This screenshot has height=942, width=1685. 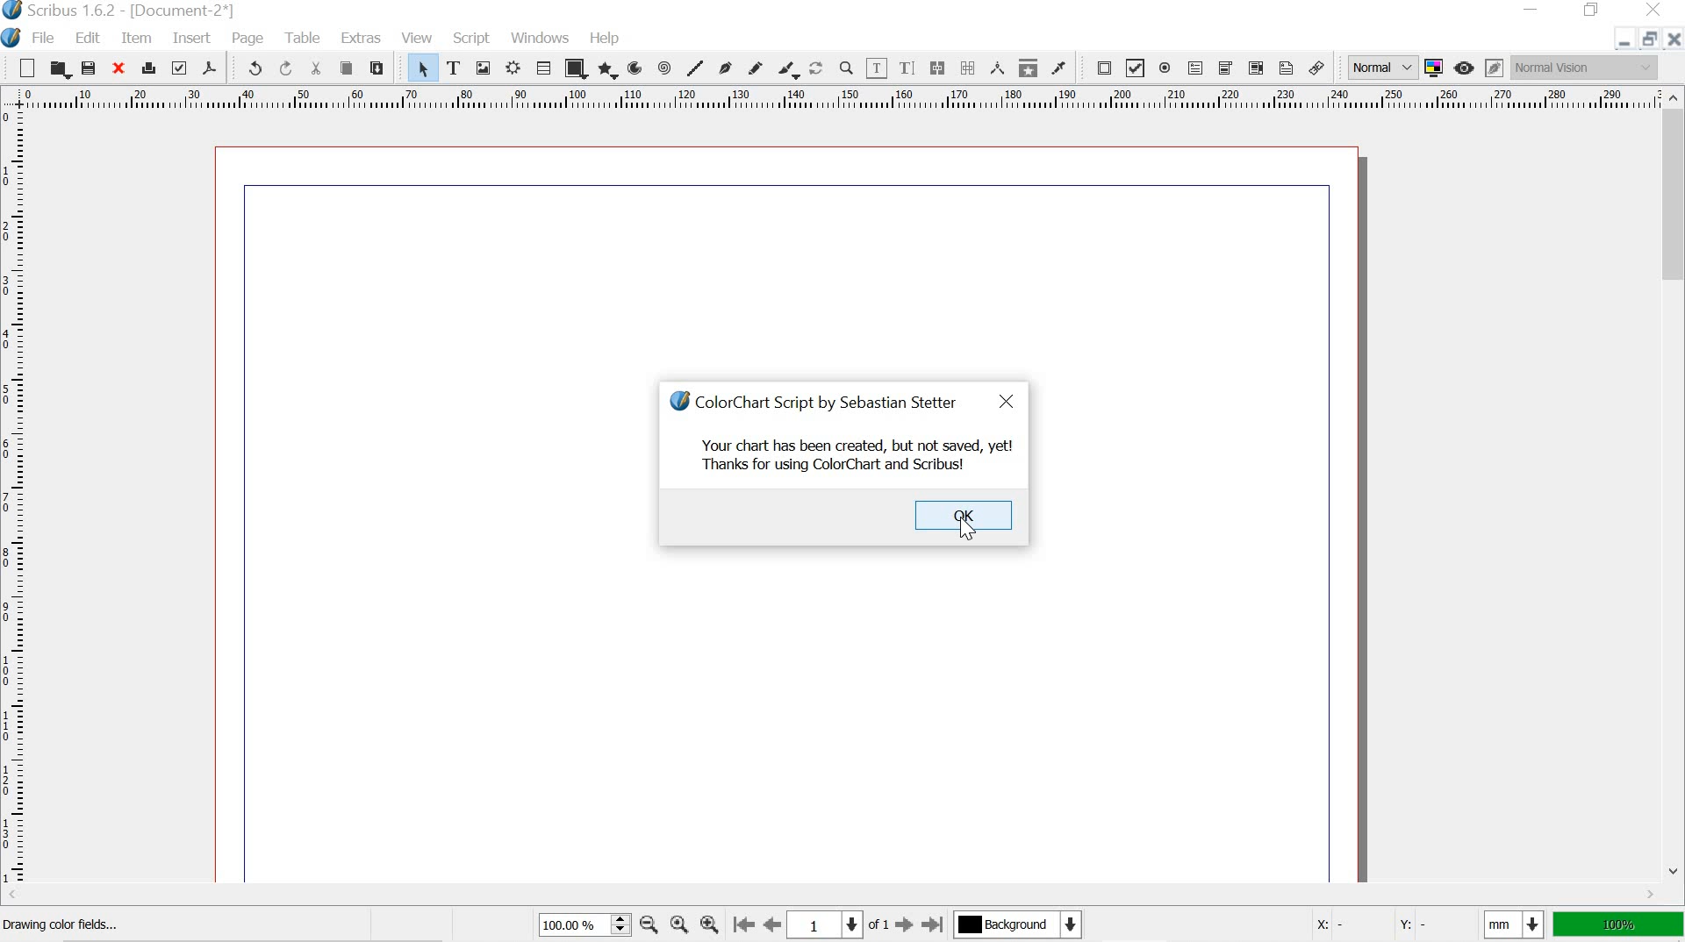 What do you see at coordinates (876, 68) in the screenshot?
I see `edit contents of frame` at bounding box center [876, 68].